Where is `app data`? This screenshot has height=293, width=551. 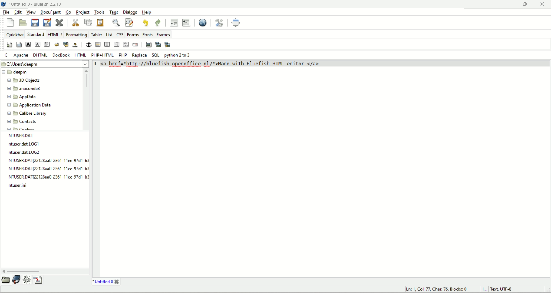
app data is located at coordinates (21, 97).